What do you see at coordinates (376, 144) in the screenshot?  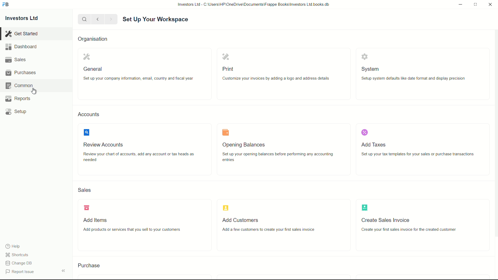 I see `Add Taxes` at bounding box center [376, 144].